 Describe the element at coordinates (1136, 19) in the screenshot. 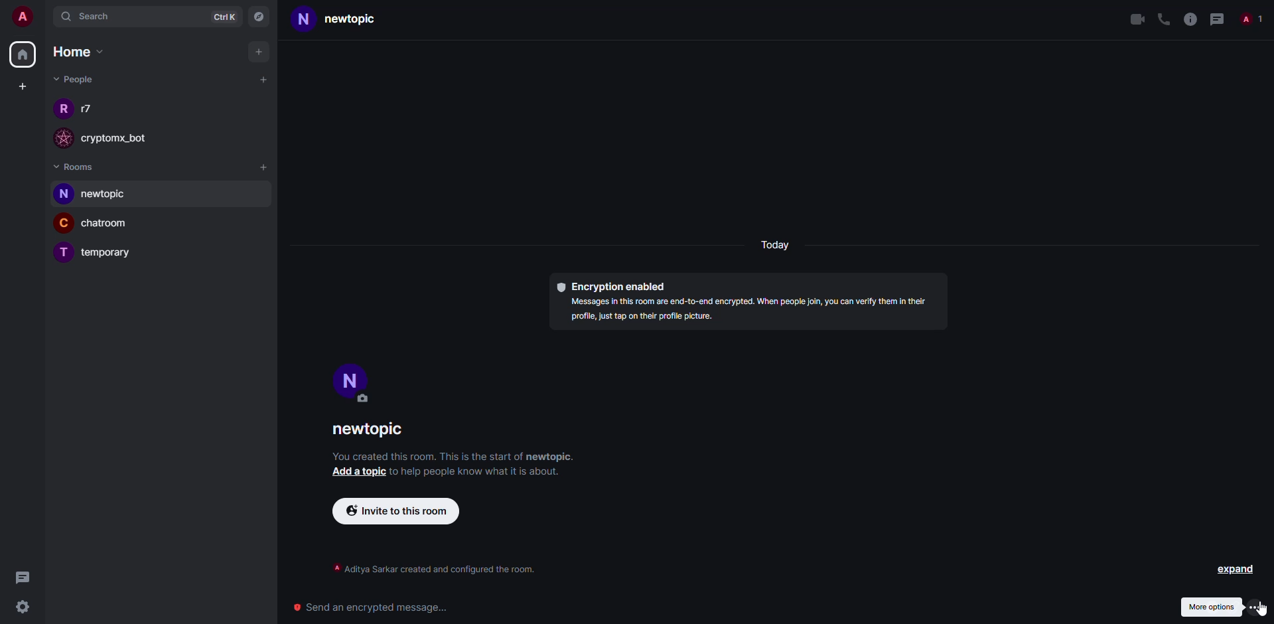

I see `video call` at that location.